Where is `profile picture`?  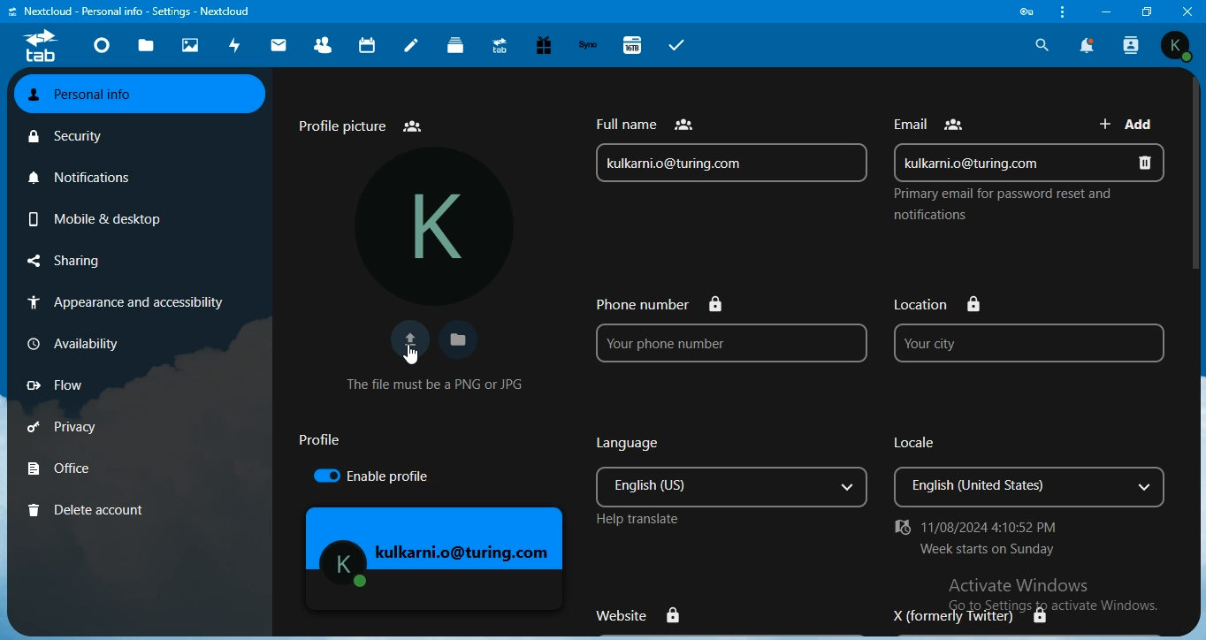
profile picture is located at coordinates (422, 214).